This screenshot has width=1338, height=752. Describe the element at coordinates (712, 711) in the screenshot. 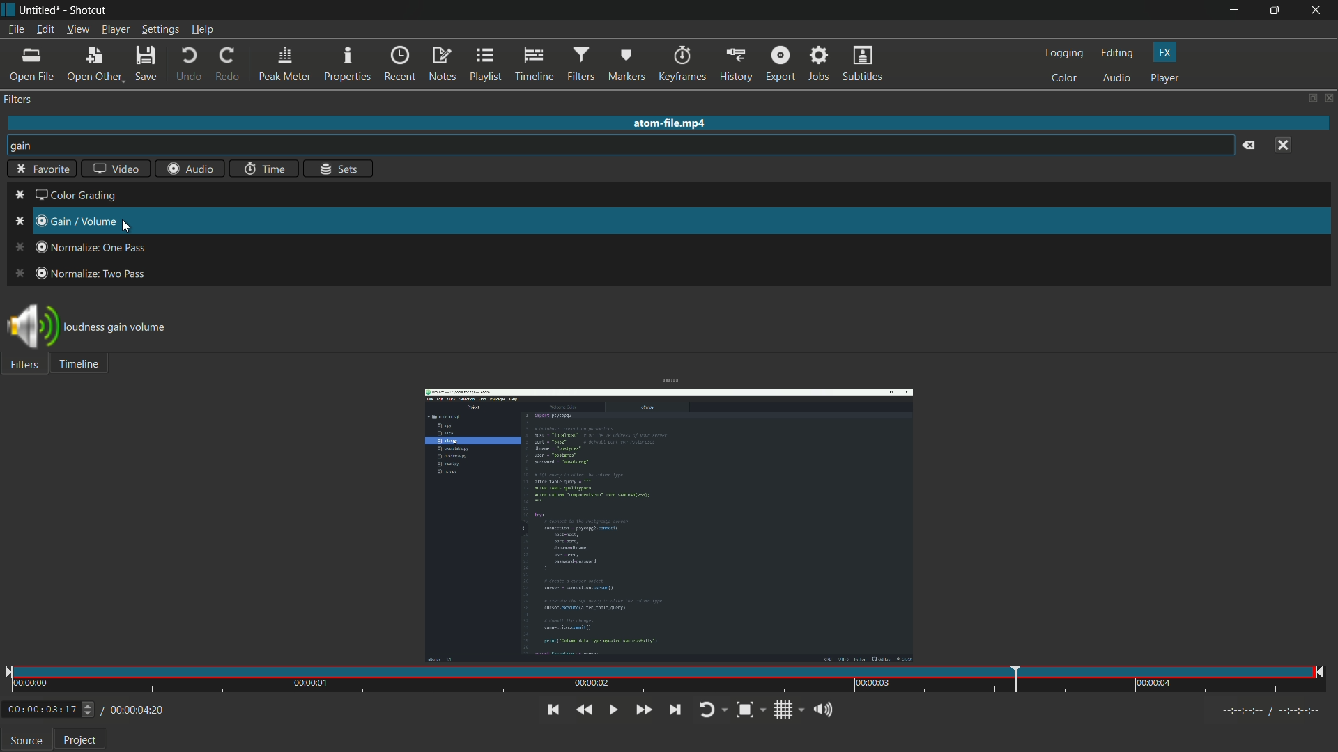

I see `toggle player looping` at that location.